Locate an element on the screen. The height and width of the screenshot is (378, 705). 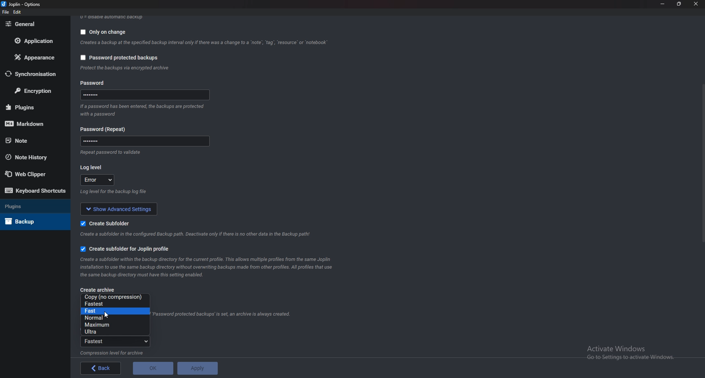
Minimize is located at coordinates (663, 3).